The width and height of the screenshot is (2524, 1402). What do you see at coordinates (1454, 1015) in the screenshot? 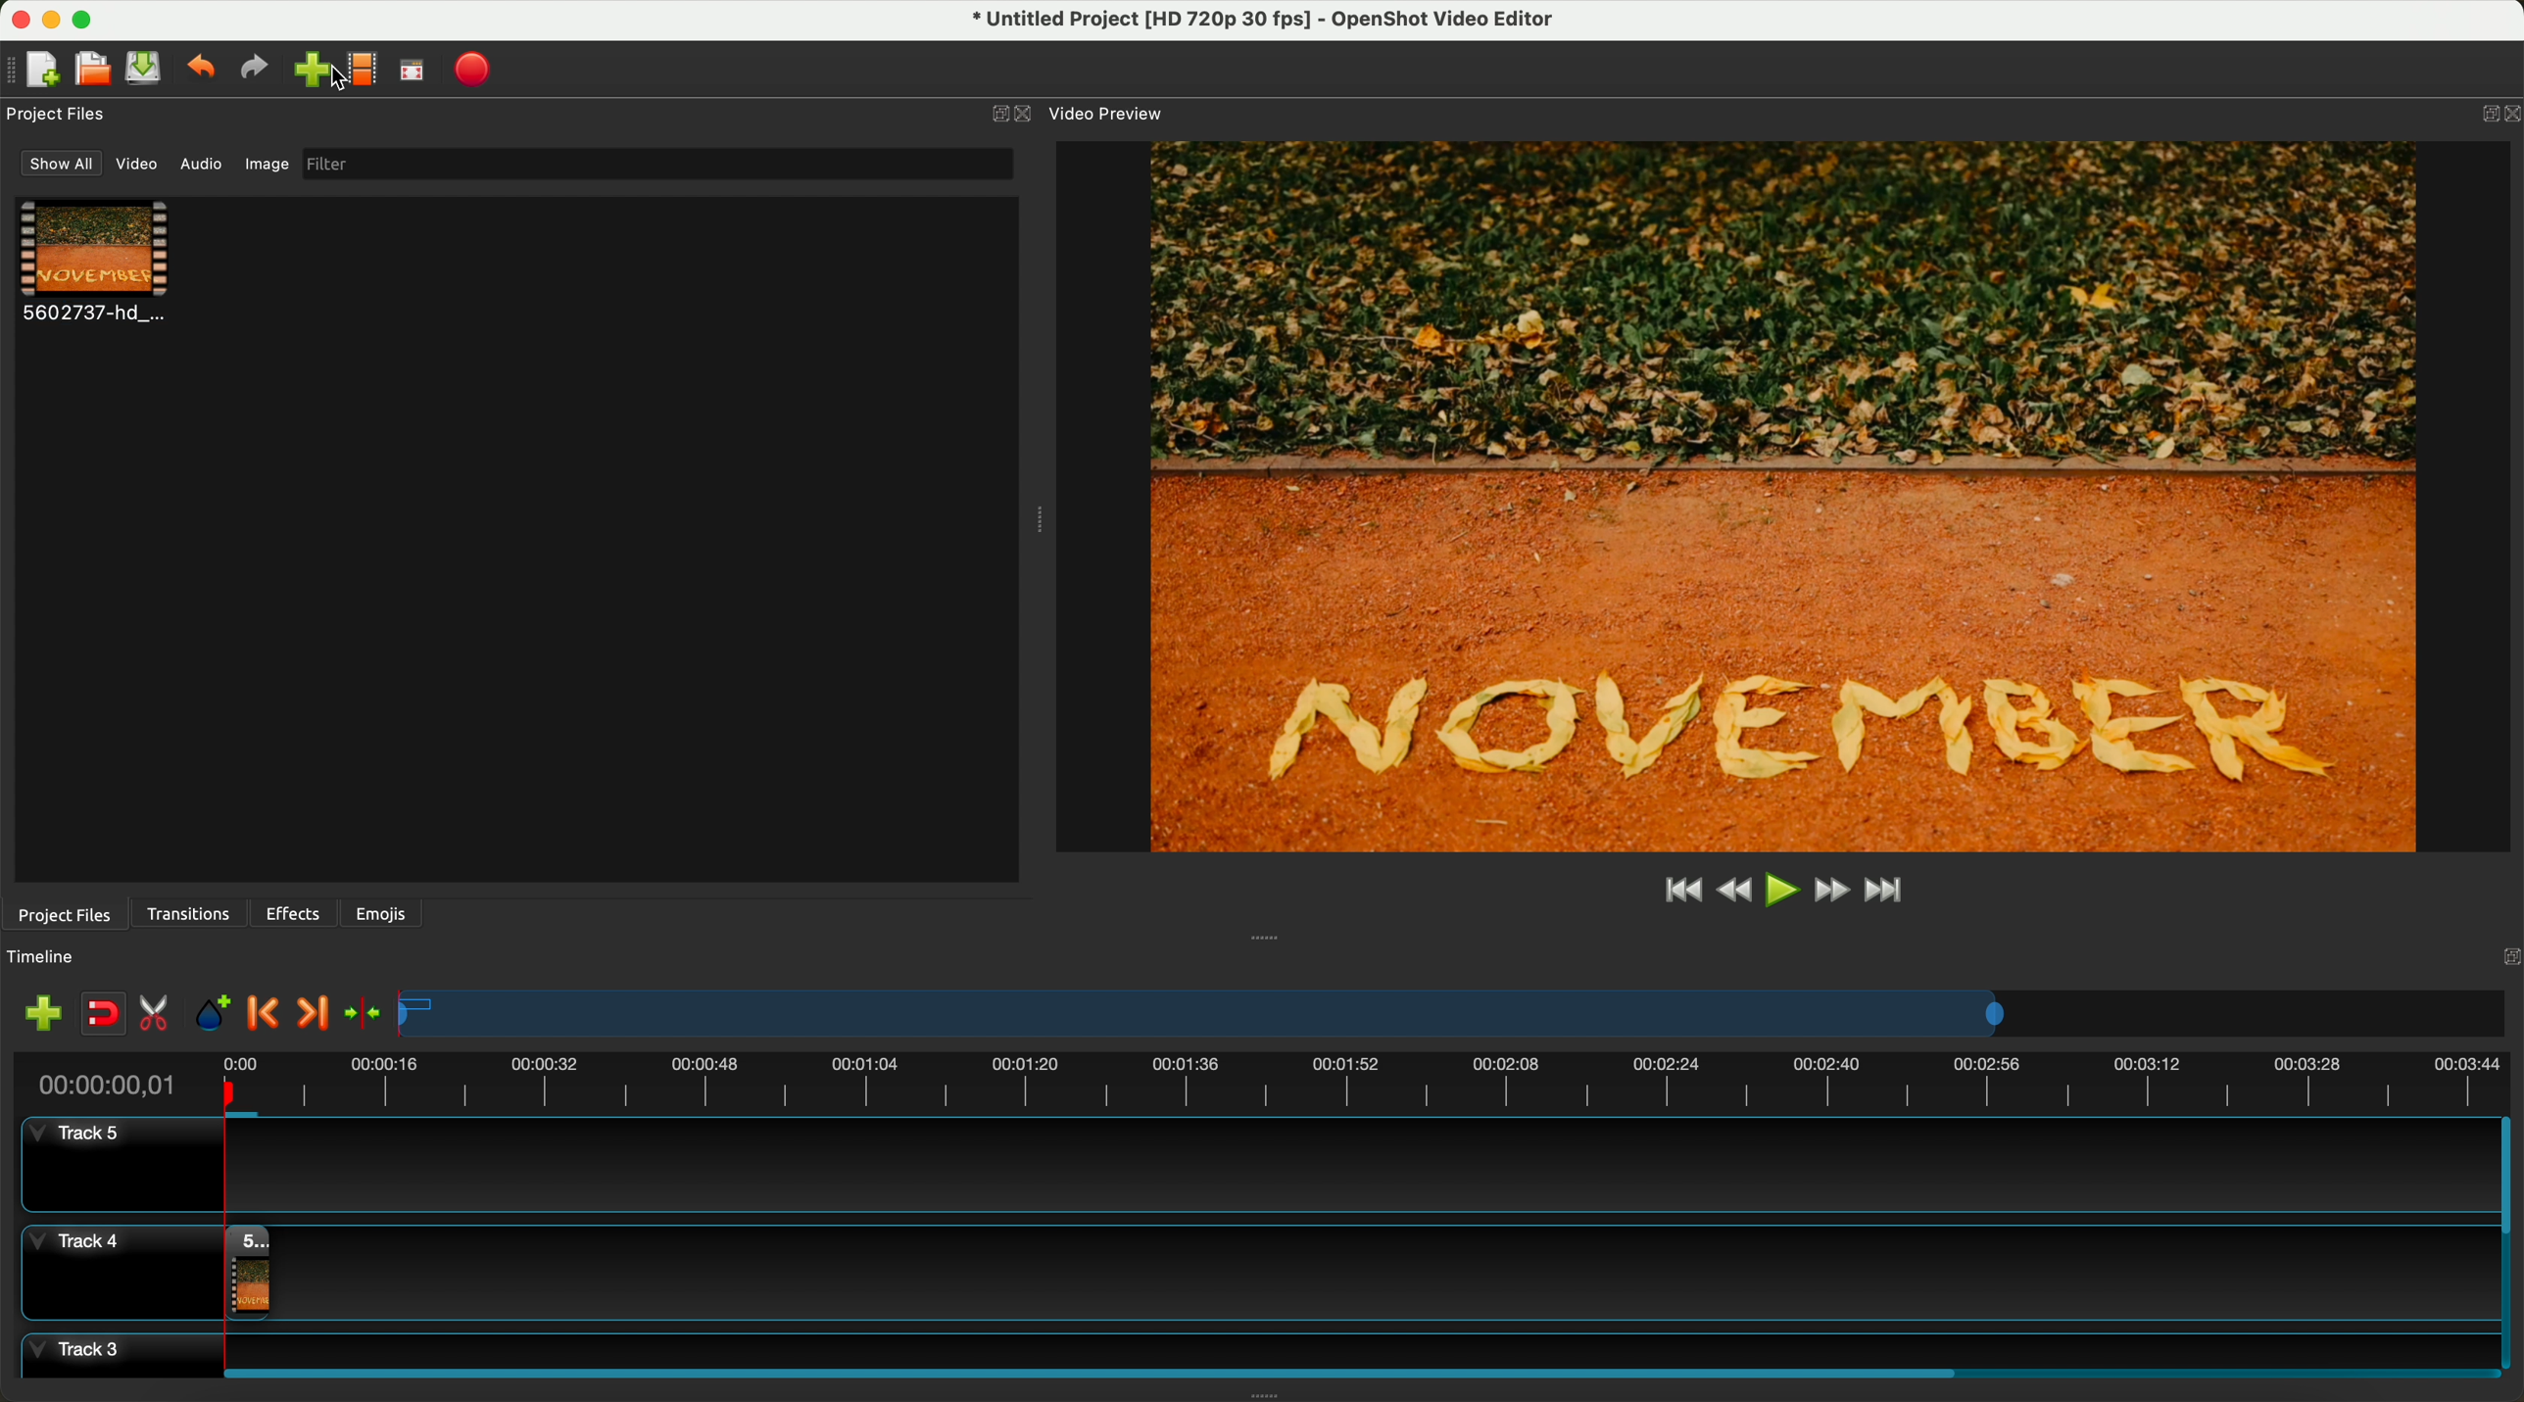
I see `timeline` at bounding box center [1454, 1015].